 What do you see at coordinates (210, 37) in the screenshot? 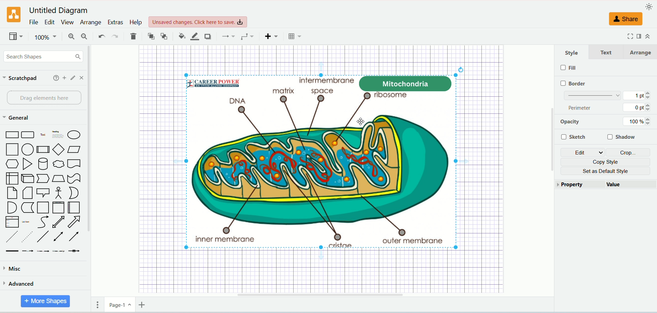
I see `shadow` at bounding box center [210, 37].